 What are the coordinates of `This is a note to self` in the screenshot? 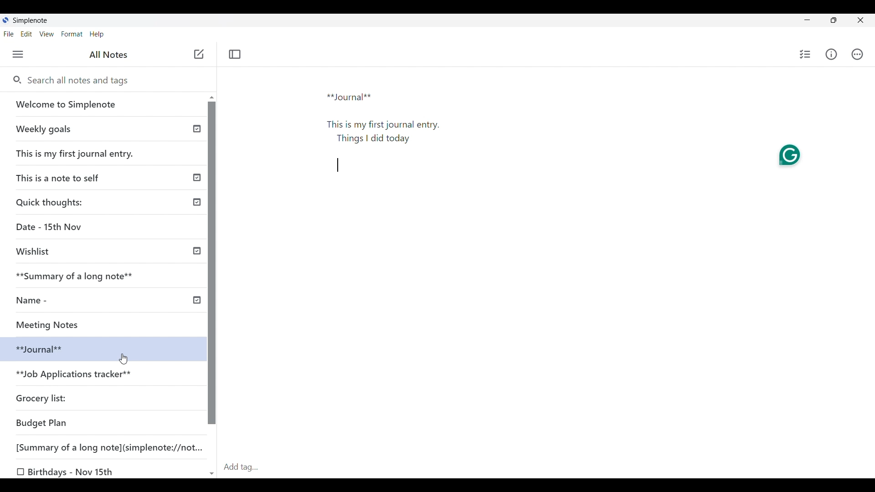 It's located at (61, 177).